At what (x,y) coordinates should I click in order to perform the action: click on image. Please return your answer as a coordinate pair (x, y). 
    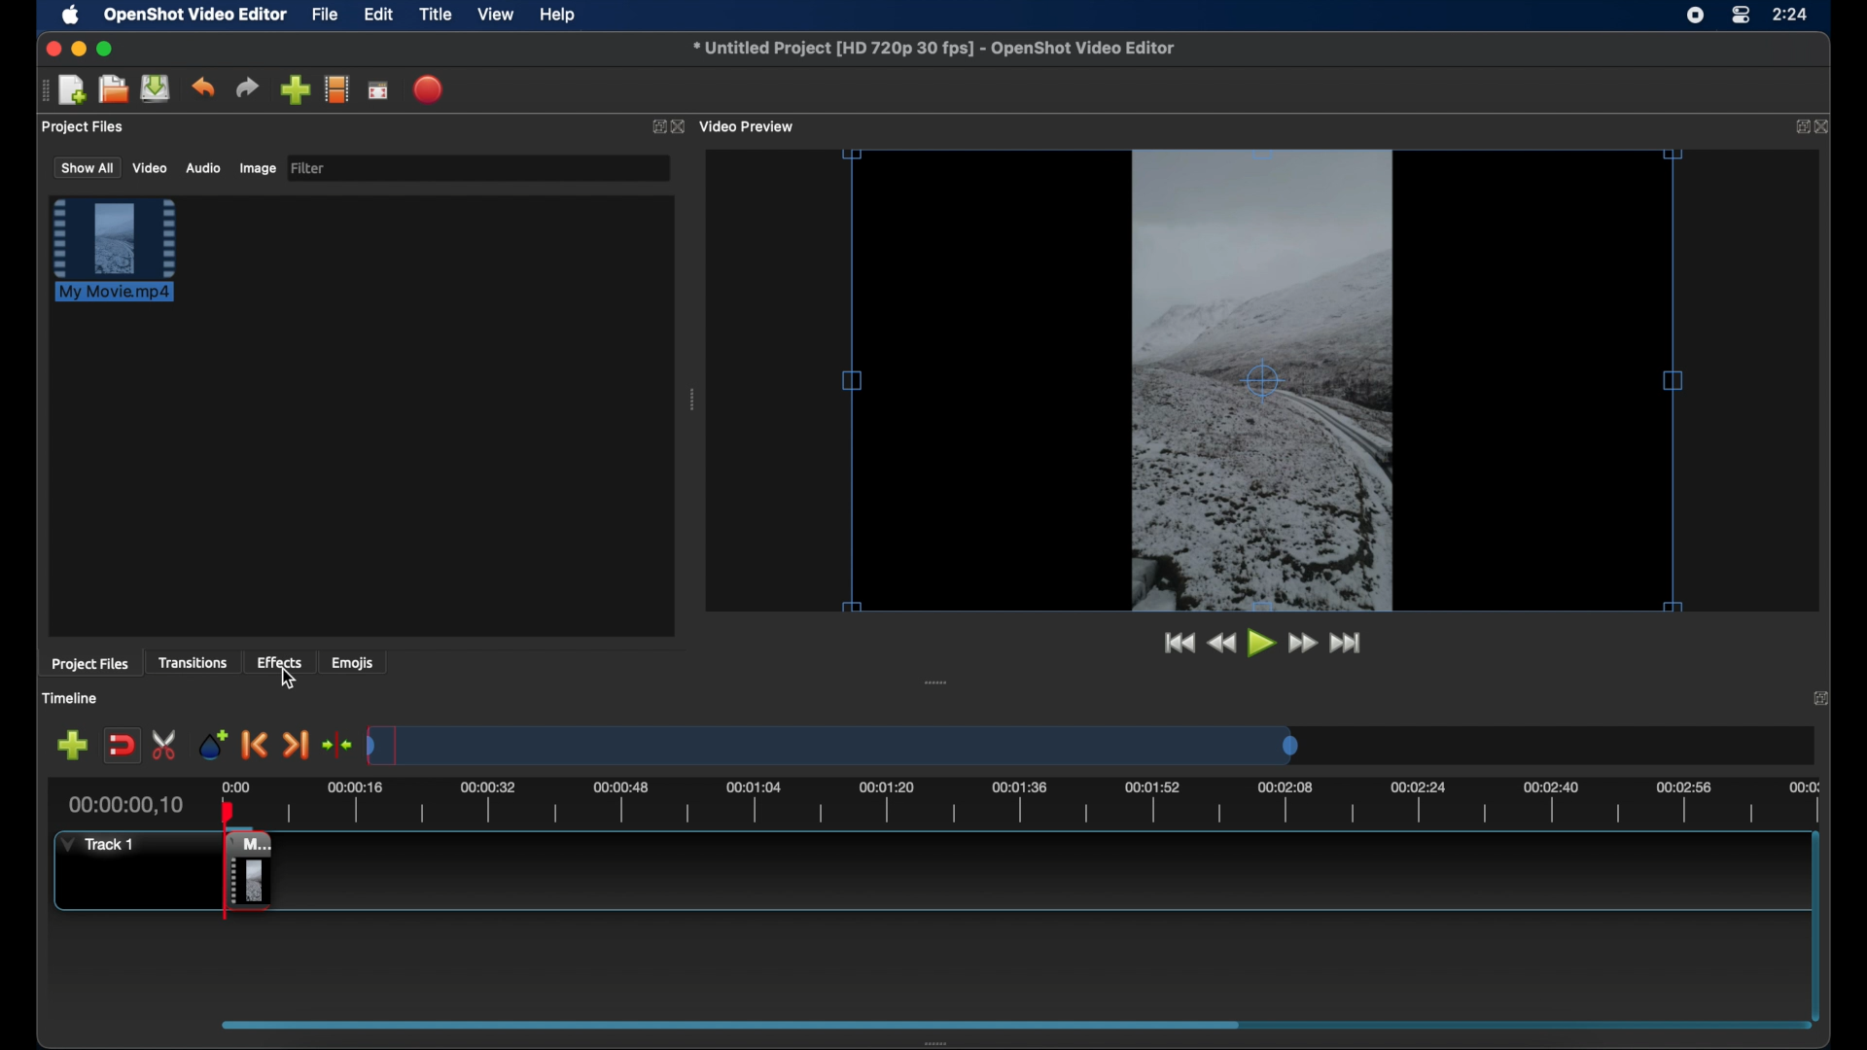
    Looking at the image, I should click on (257, 168).